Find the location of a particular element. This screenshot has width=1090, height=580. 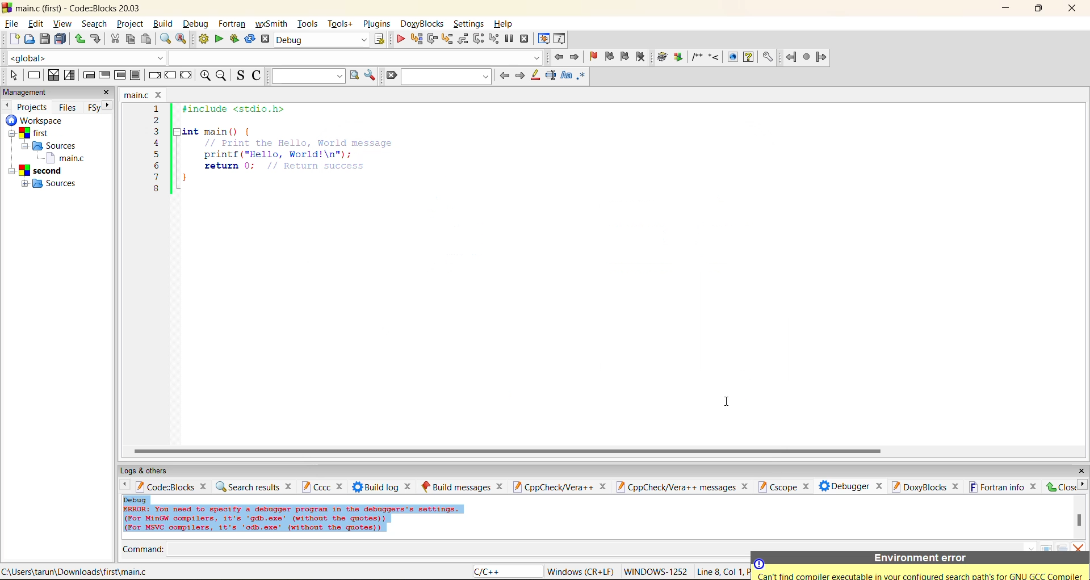

stop debugger is located at coordinates (525, 39).